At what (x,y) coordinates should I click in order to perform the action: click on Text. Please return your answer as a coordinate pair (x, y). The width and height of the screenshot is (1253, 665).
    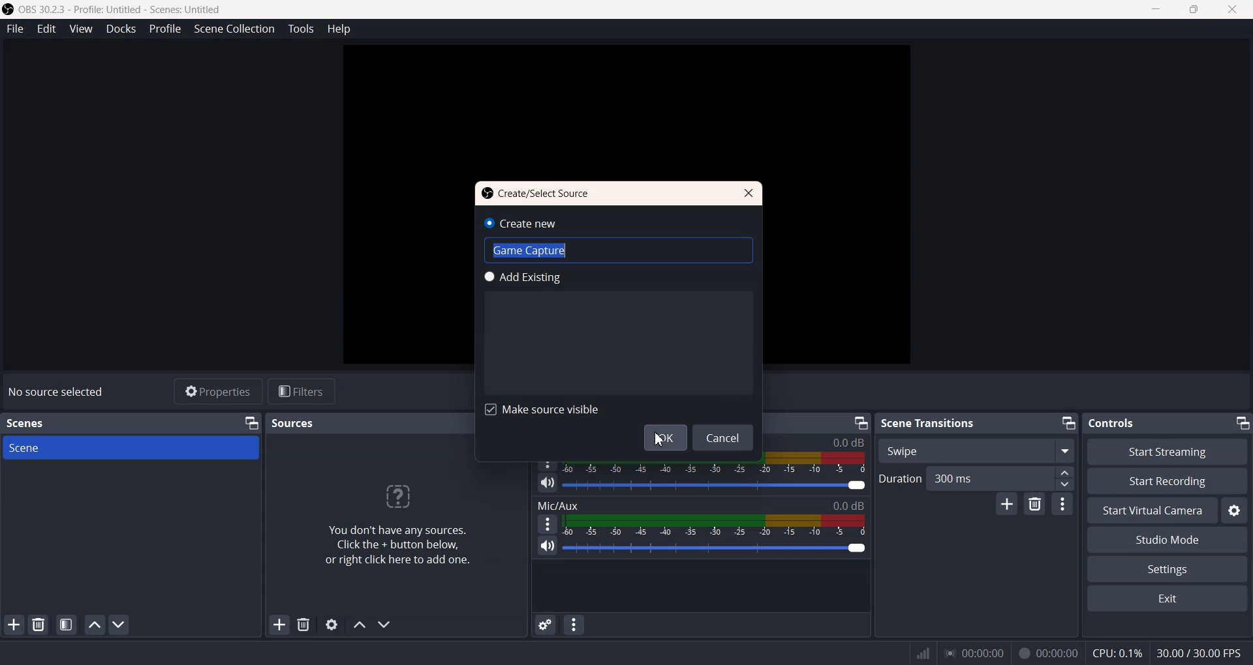
    Looking at the image, I should click on (1077, 653).